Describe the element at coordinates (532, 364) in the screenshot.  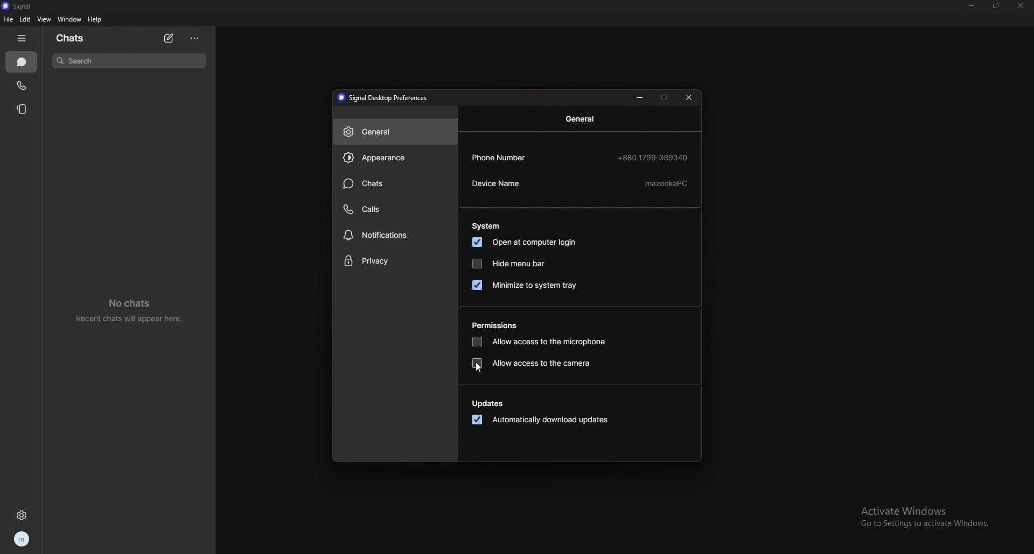
I see `allow access to camera` at that location.